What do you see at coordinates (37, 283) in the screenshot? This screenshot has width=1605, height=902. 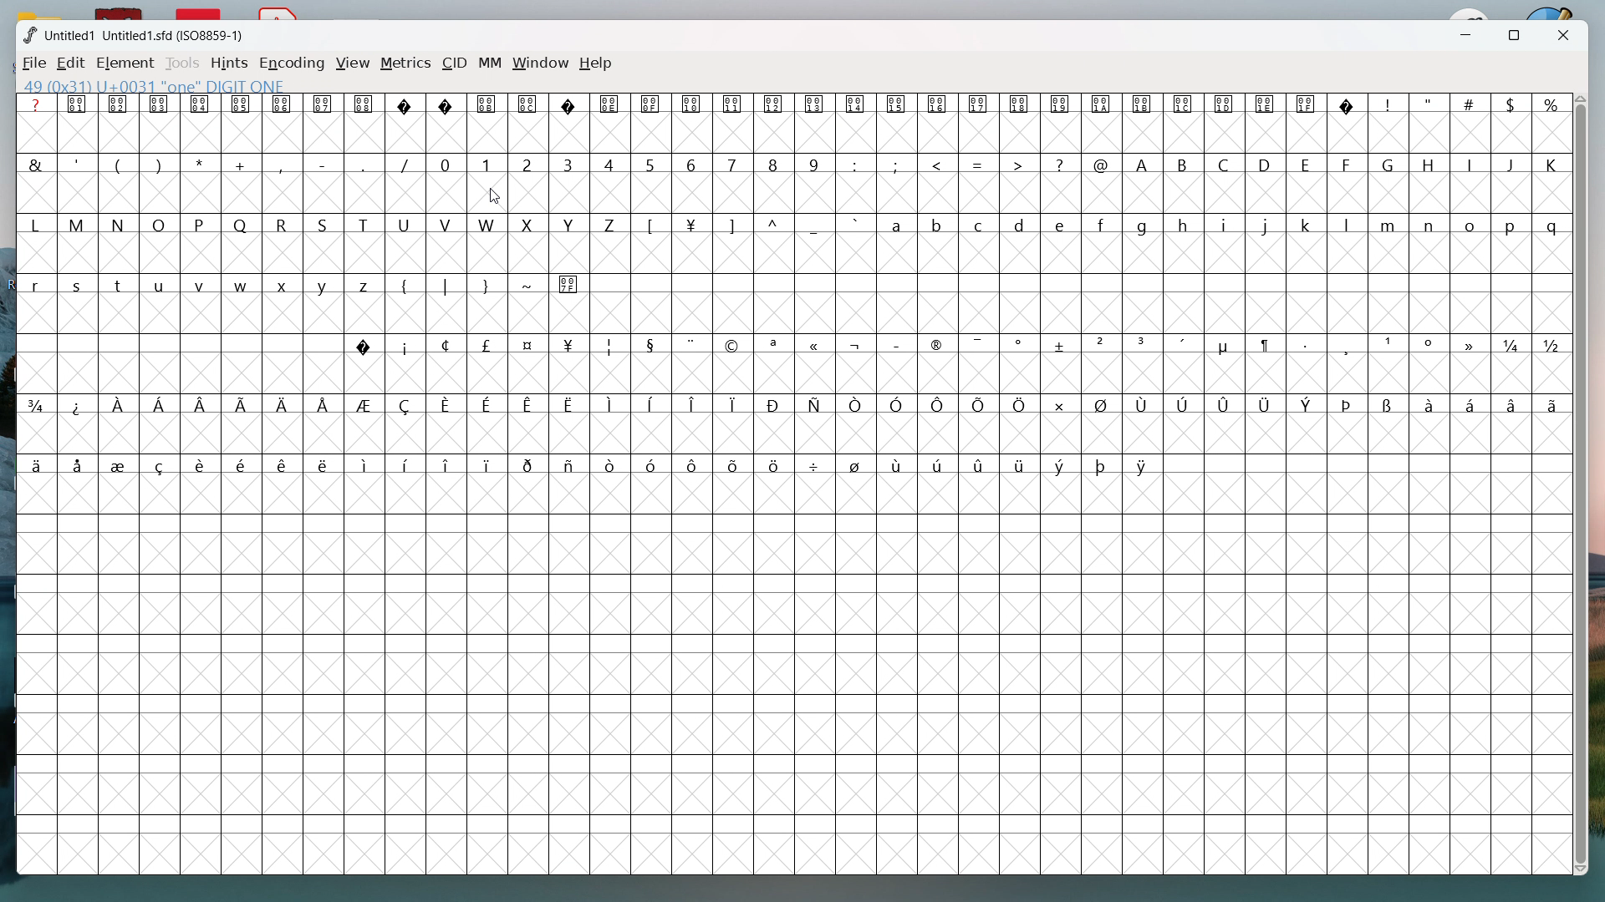 I see `r` at bounding box center [37, 283].